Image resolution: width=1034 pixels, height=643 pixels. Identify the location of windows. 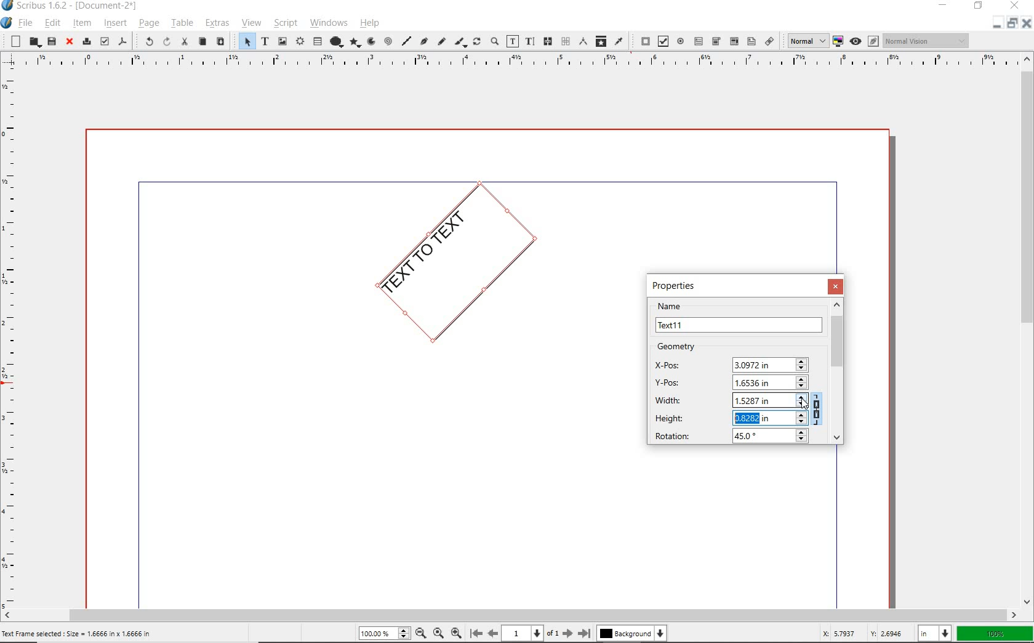
(329, 23).